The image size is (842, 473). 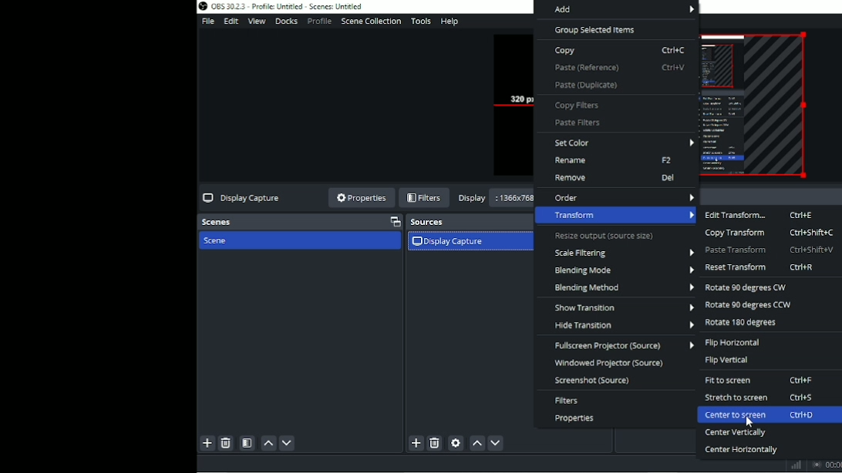 I want to click on Properties, so click(x=361, y=197).